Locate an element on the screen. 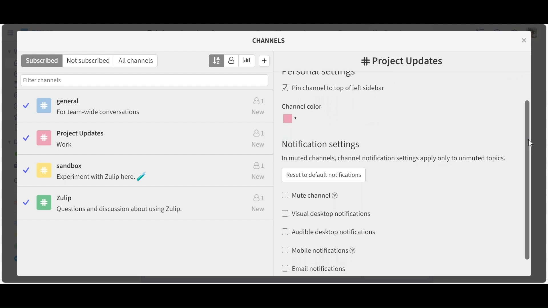 The image size is (548, 308). Reset to default notifications is located at coordinates (323, 175).